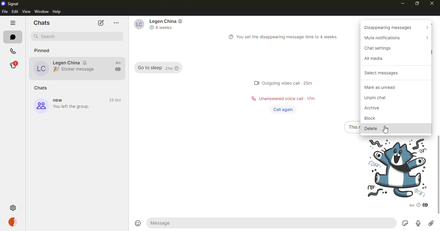 This screenshot has width=440, height=231. What do you see at coordinates (26, 11) in the screenshot?
I see `view` at bounding box center [26, 11].